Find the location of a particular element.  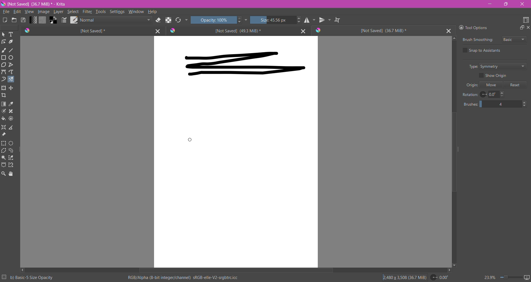

Close Tab is located at coordinates (302, 31).